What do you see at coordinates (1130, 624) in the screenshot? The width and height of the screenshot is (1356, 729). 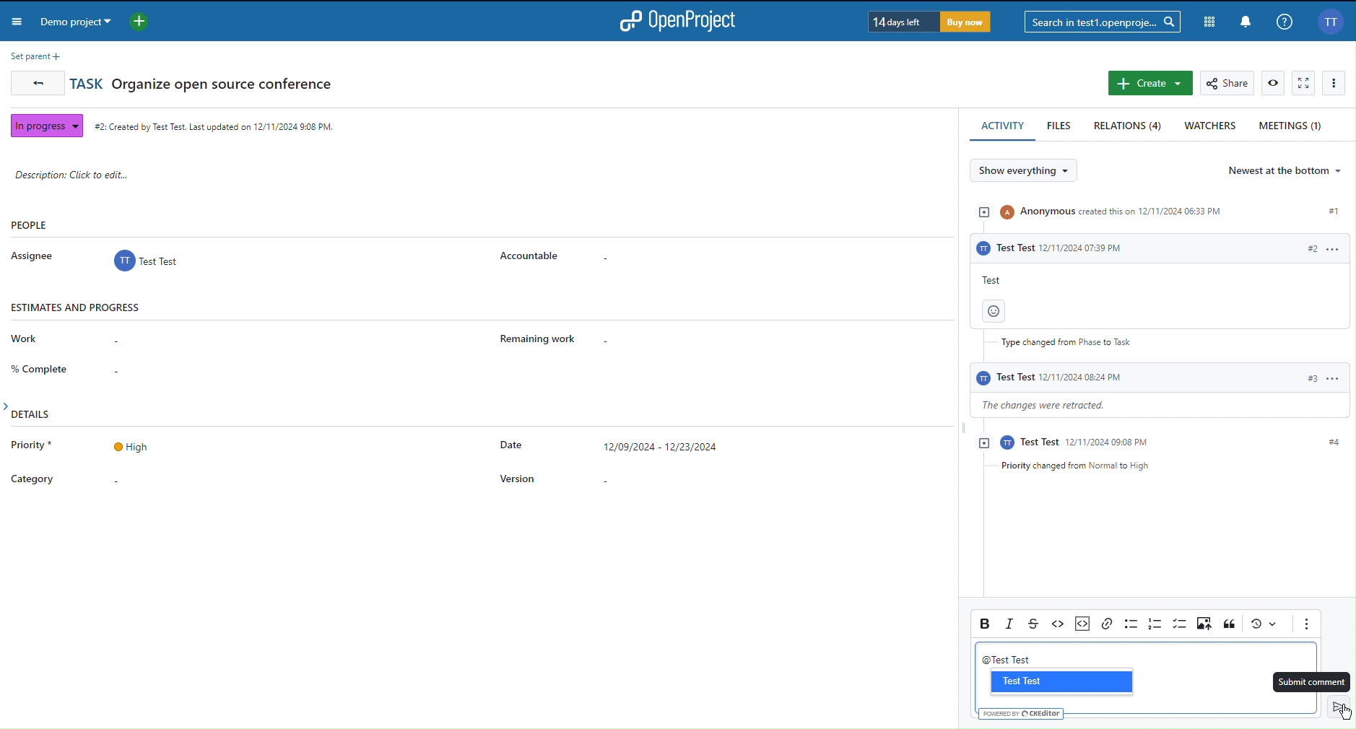 I see `Bullet List` at bounding box center [1130, 624].